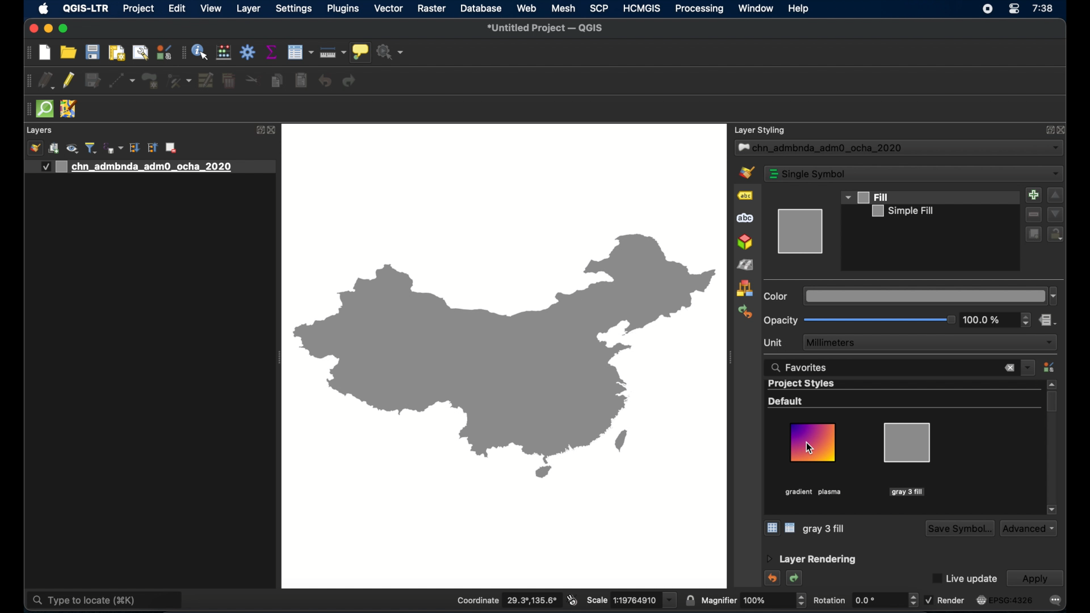 This screenshot has height=613, width=1090. What do you see at coordinates (481, 8) in the screenshot?
I see `database` at bounding box center [481, 8].